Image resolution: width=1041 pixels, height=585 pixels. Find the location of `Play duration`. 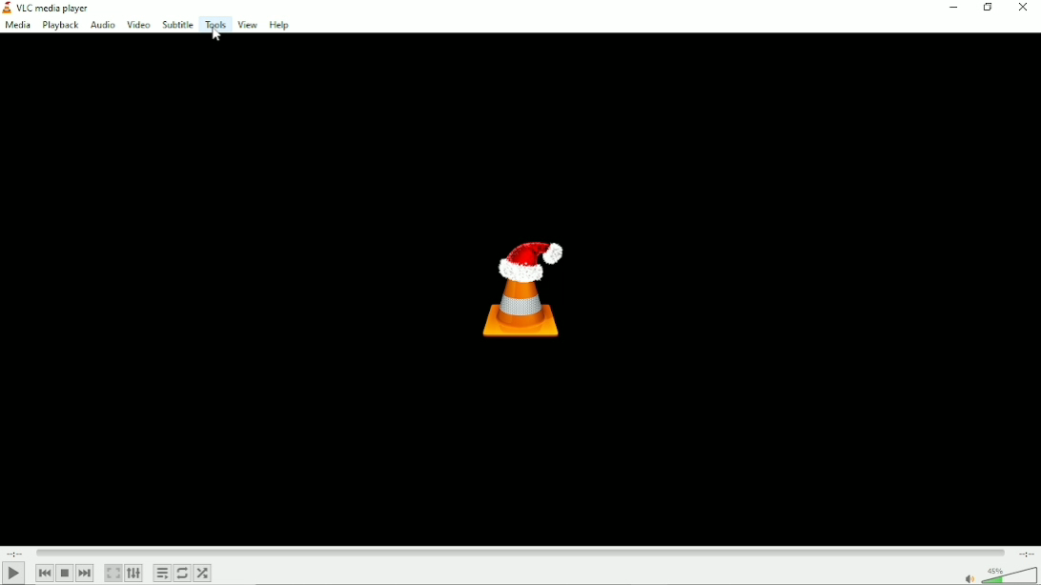

Play duration is located at coordinates (522, 553).